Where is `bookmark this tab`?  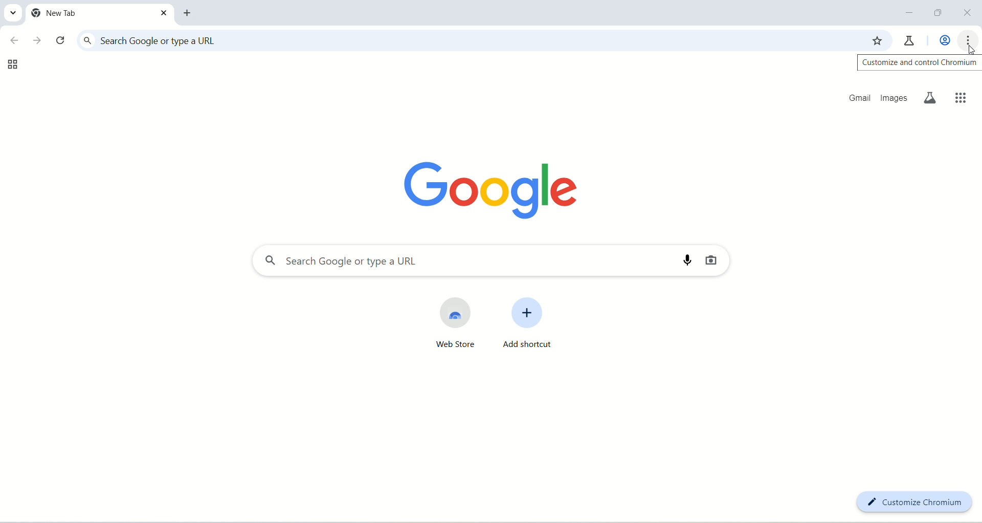 bookmark this tab is located at coordinates (878, 39).